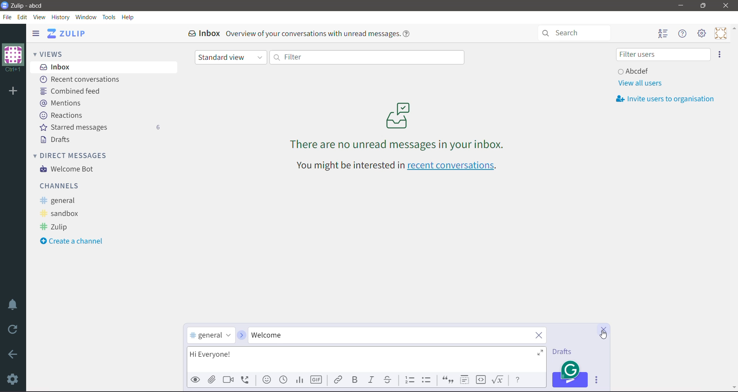 The width and height of the screenshot is (738, 392). Describe the element at coordinates (231, 58) in the screenshot. I see `Standard view` at that location.